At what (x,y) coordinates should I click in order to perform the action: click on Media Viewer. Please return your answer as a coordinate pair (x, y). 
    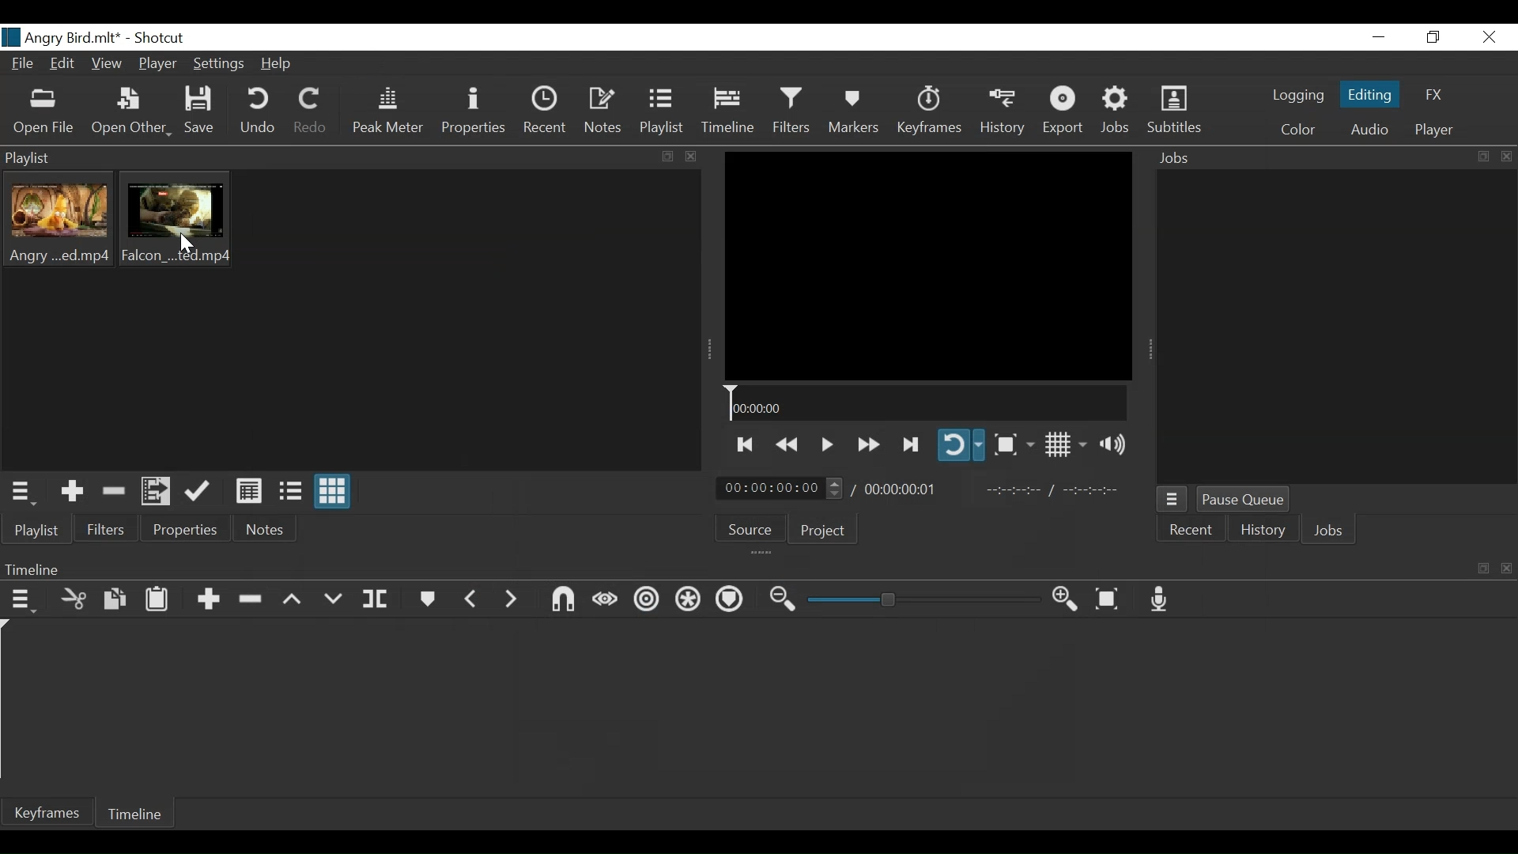
    Looking at the image, I should click on (927, 263).